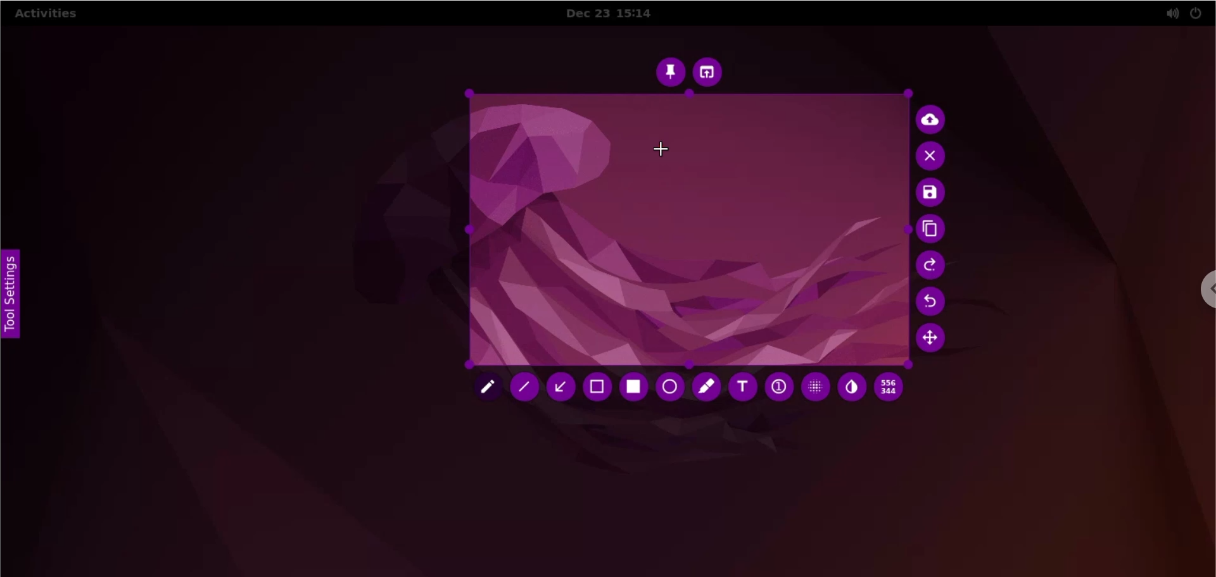  I want to click on save, so click(934, 194).